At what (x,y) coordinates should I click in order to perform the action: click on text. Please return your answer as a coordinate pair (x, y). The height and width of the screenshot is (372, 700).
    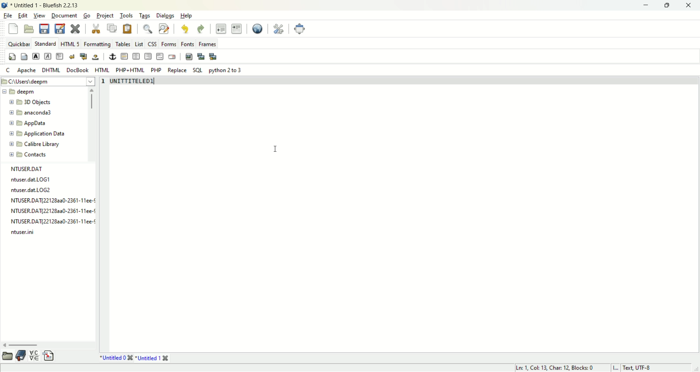
    Looking at the image, I should click on (50, 200).